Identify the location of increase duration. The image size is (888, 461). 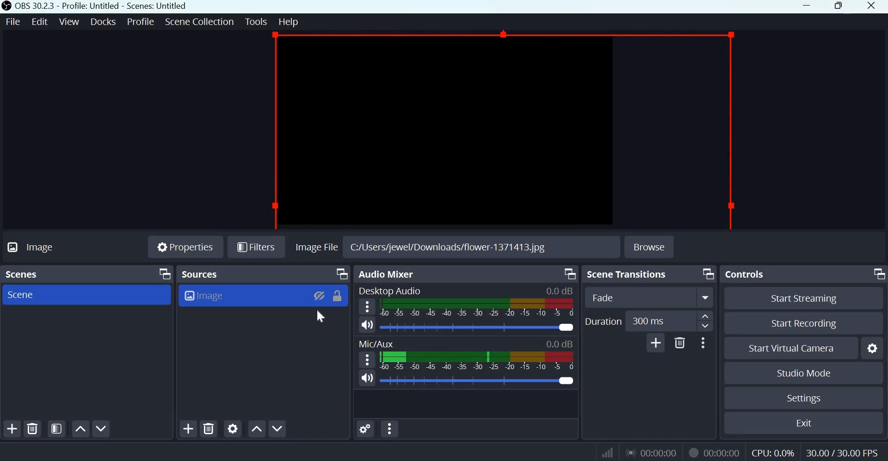
(705, 315).